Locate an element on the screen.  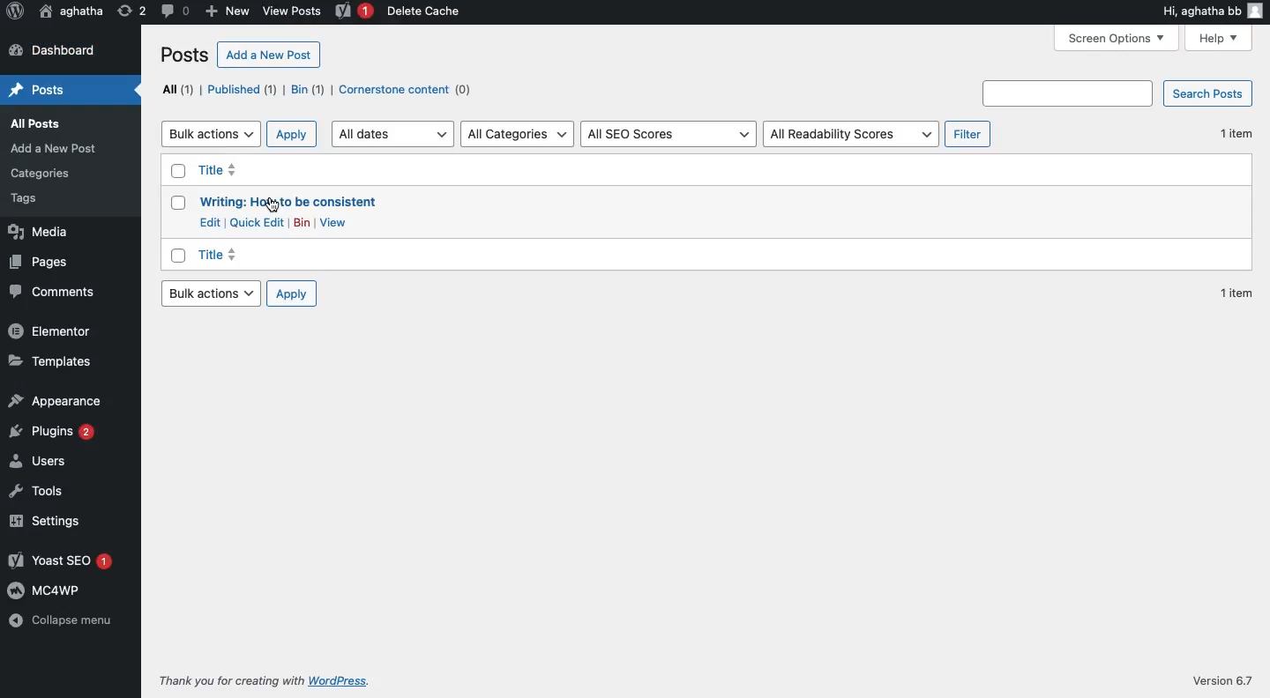
Bulk actions is located at coordinates (207, 134).